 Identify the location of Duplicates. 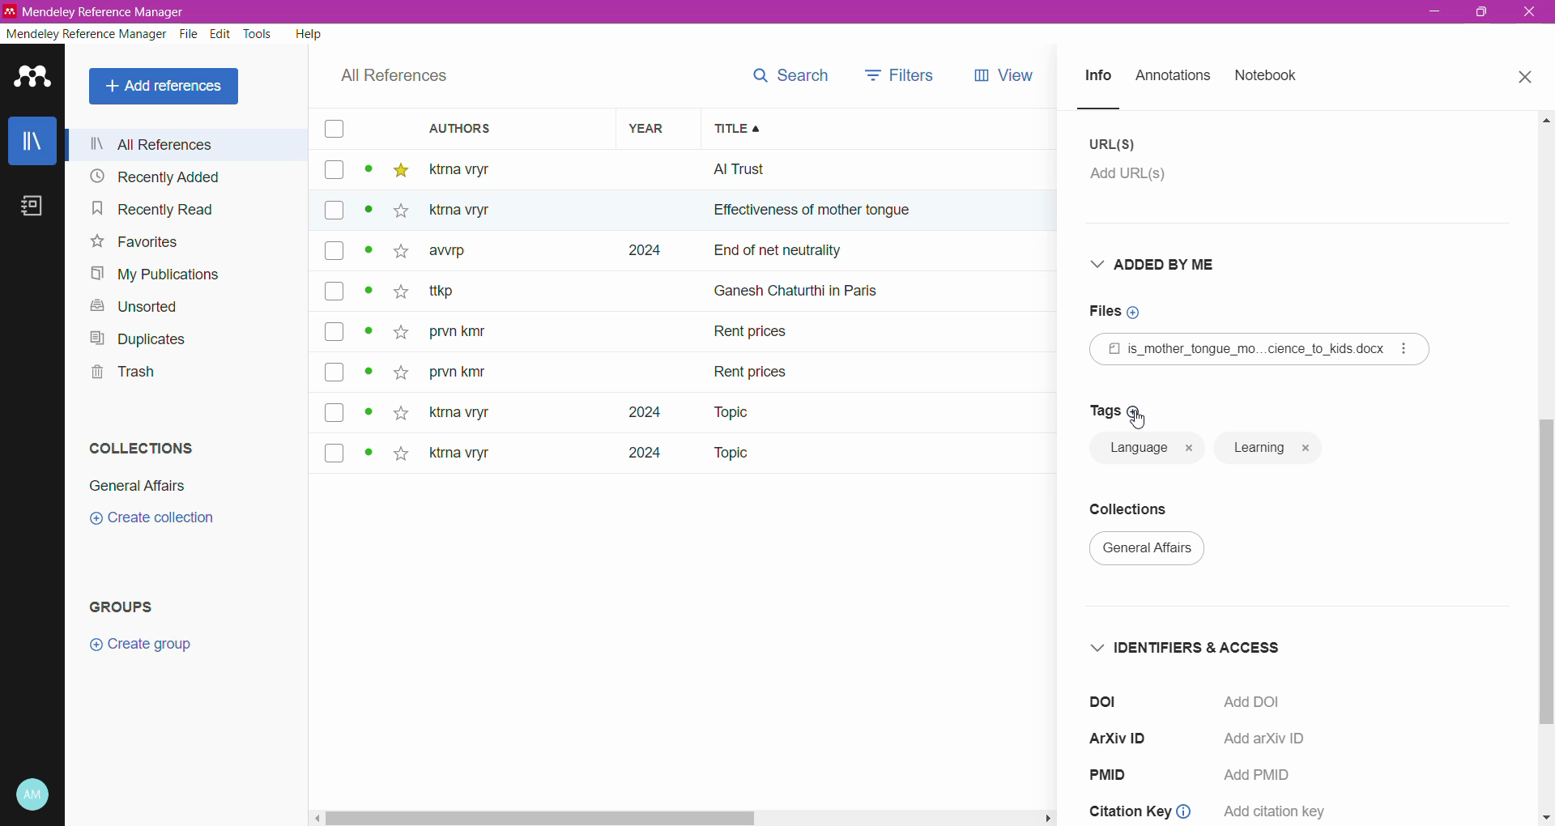
(138, 338).